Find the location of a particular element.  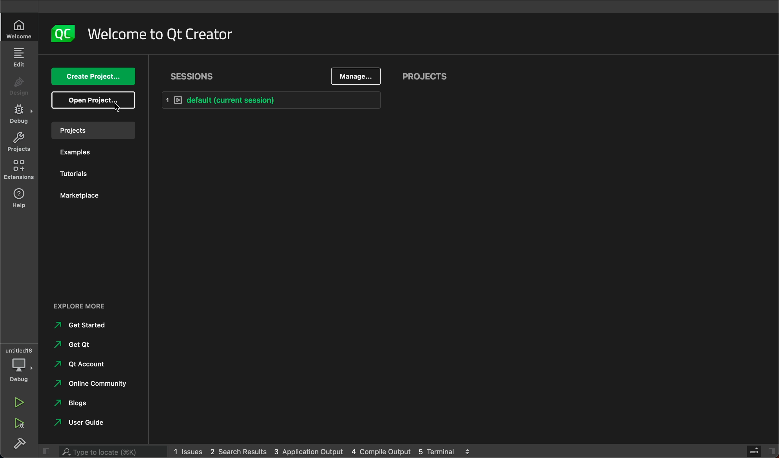

run is located at coordinates (18, 401).